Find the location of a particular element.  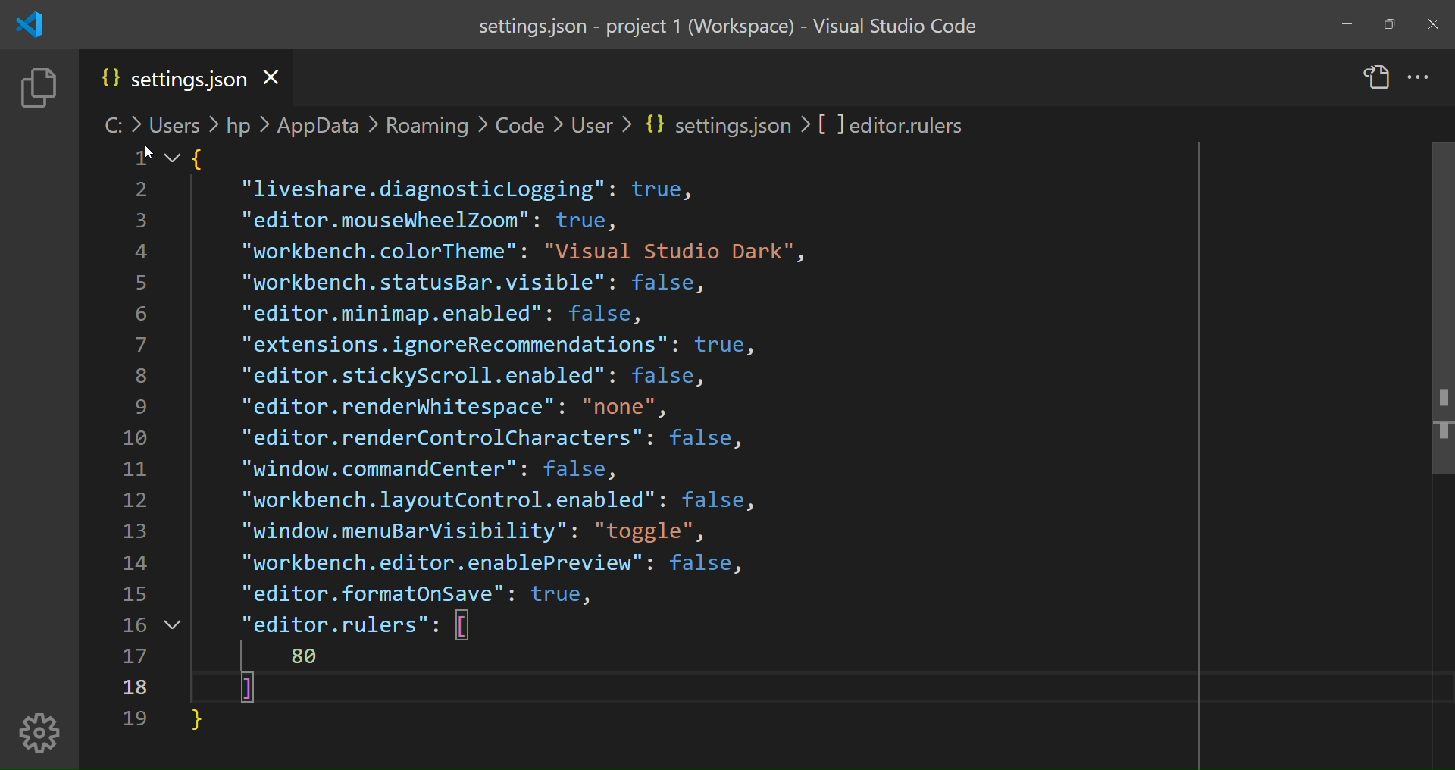

value added for editor ruler is located at coordinates (304, 659).